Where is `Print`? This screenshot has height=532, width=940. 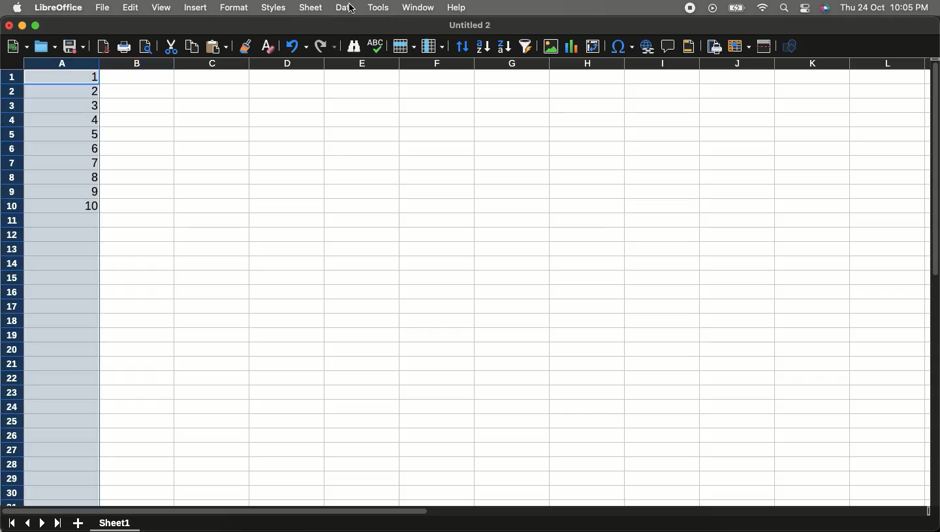
Print is located at coordinates (123, 48).